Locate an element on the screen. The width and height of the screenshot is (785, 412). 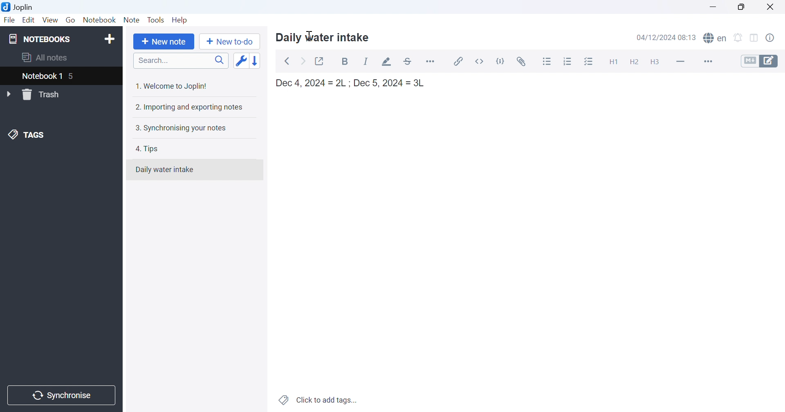
3. Synchronising your notes is located at coordinates (183, 127).